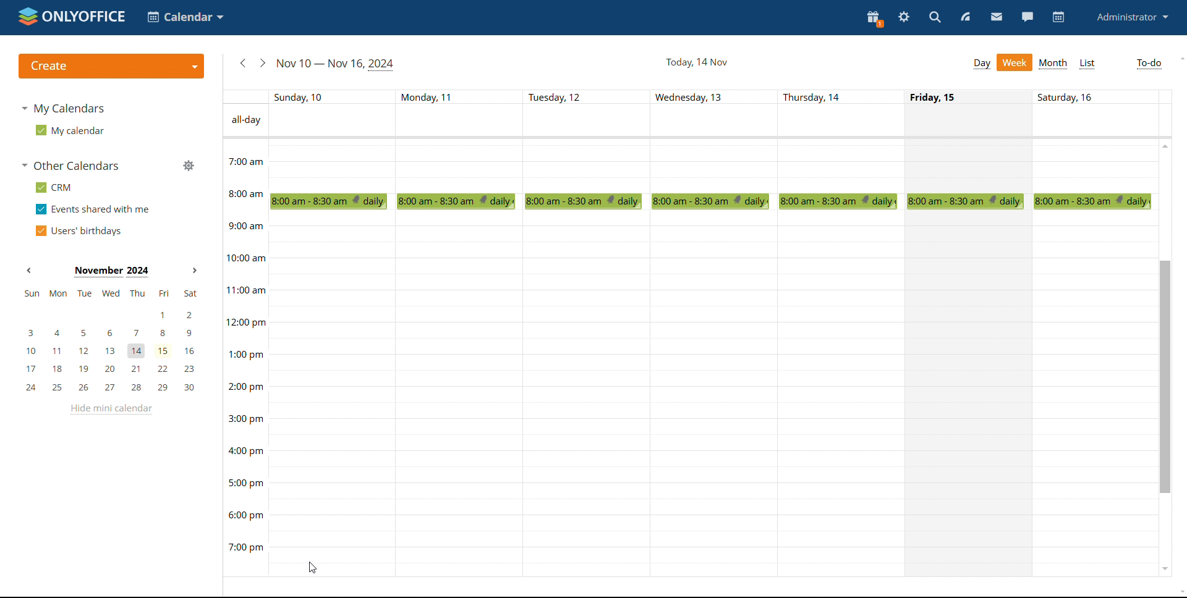 This screenshot has height=598, width=1187. What do you see at coordinates (111, 66) in the screenshot?
I see `create` at bounding box center [111, 66].